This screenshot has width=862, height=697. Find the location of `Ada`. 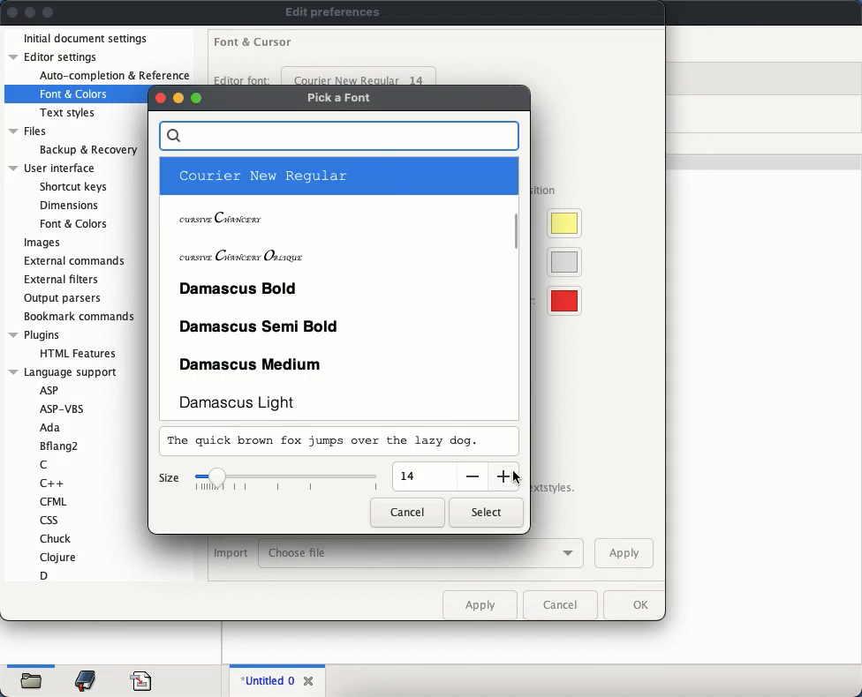

Ada is located at coordinates (49, 429).